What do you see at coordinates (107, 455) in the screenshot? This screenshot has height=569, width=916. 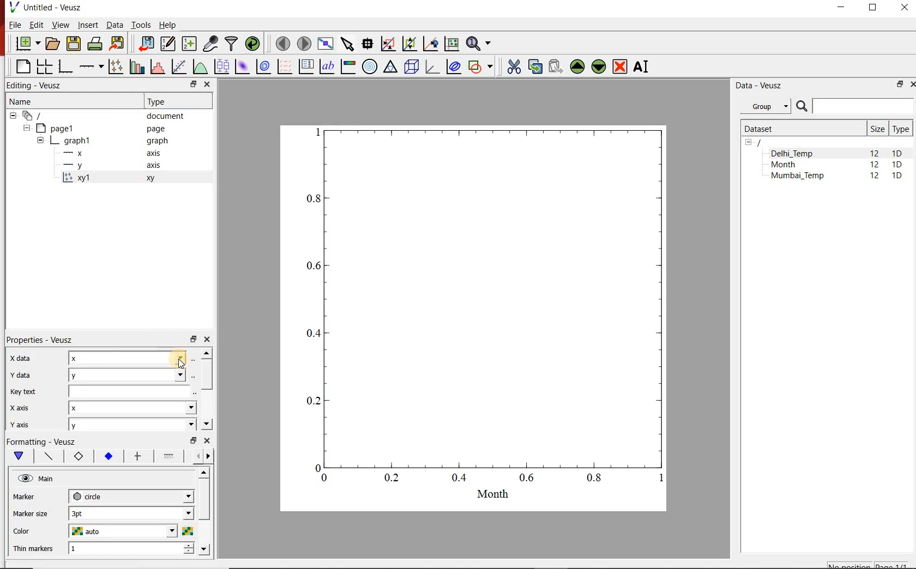 I see `Tick labels` at bounding box center [107, 455].